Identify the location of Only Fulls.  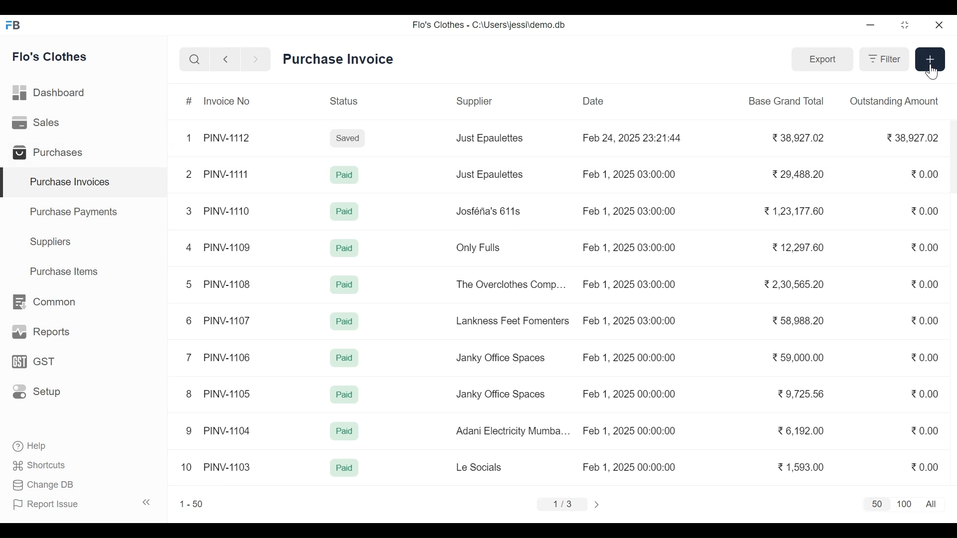
(480, 247).